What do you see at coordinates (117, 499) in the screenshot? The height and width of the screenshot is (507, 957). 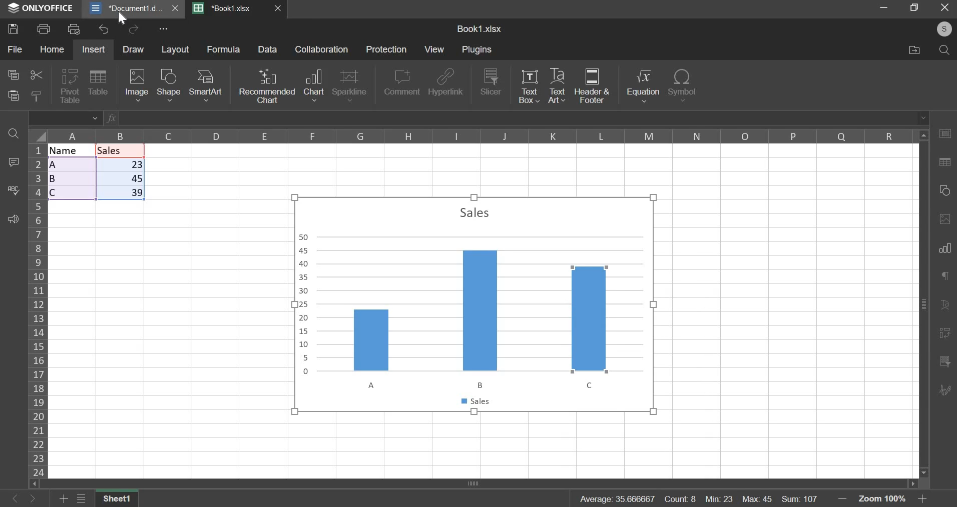 I see `sheet 1` at bounding box center [117, 499].